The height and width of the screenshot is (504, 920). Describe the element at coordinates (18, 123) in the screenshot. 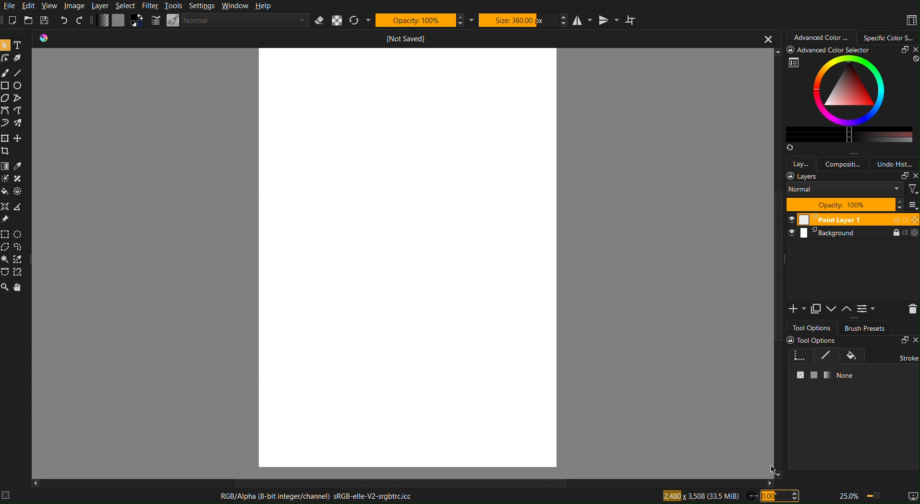

I see `Spray Brush Tool (Airbrush)` at that location.